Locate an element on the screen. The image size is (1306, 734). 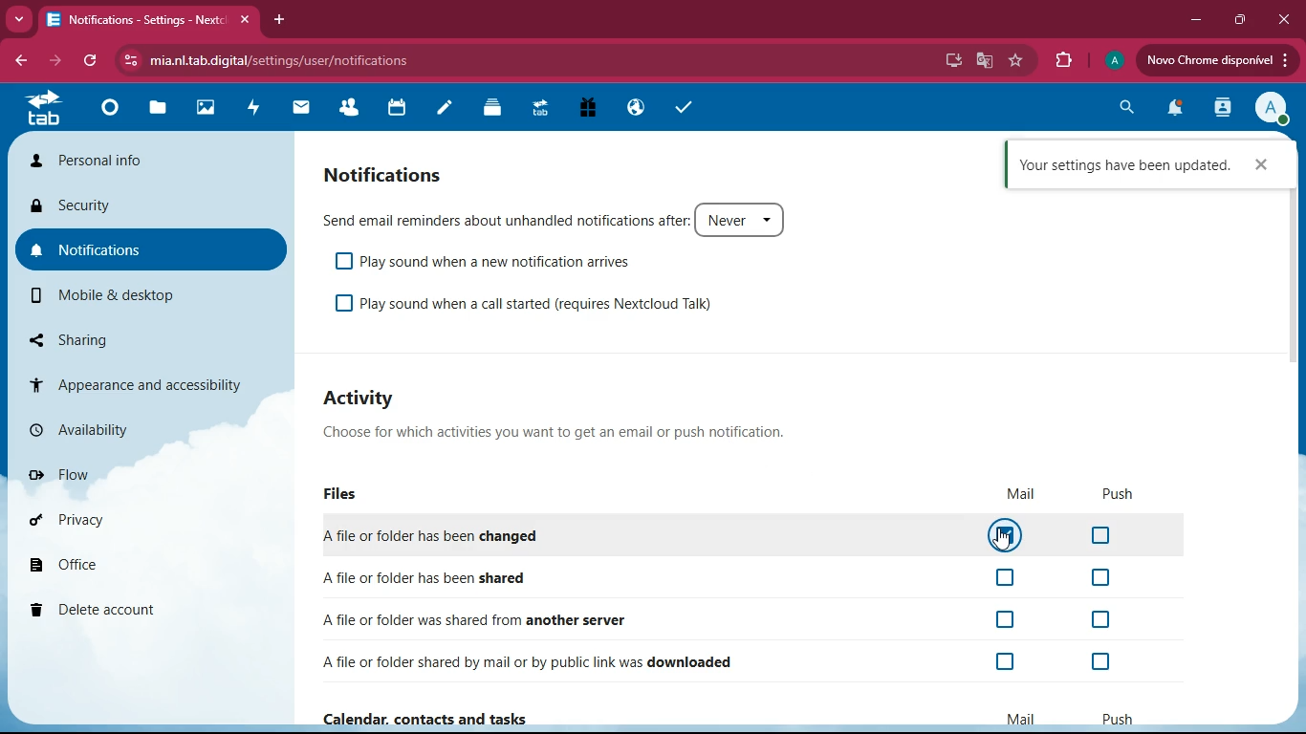
update is located at coordinates (1215, 60).